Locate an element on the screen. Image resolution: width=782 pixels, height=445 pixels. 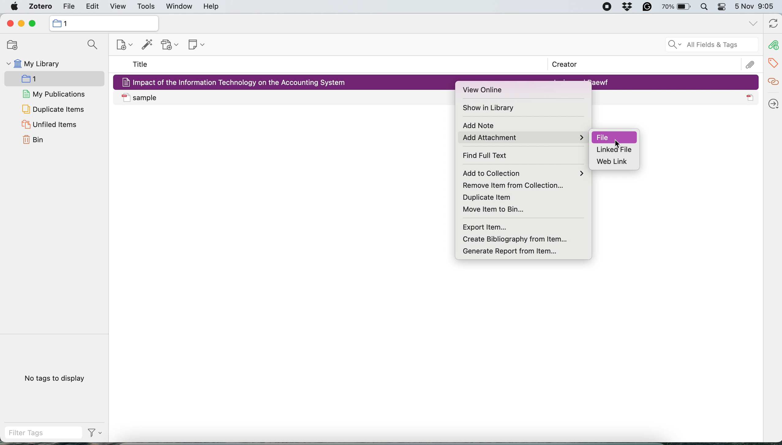
sample is located at coordinates (675, 98).